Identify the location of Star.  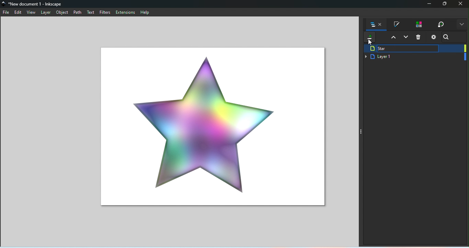
(415, 49).